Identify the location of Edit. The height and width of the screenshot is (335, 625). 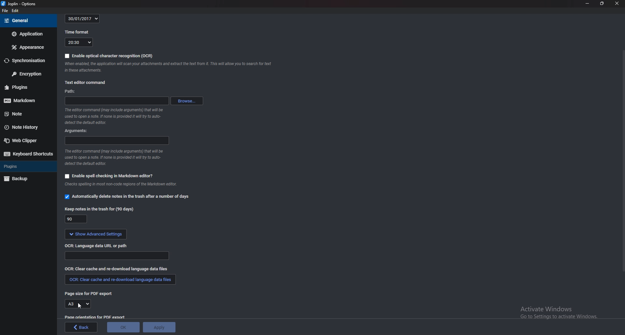
(15, 10).